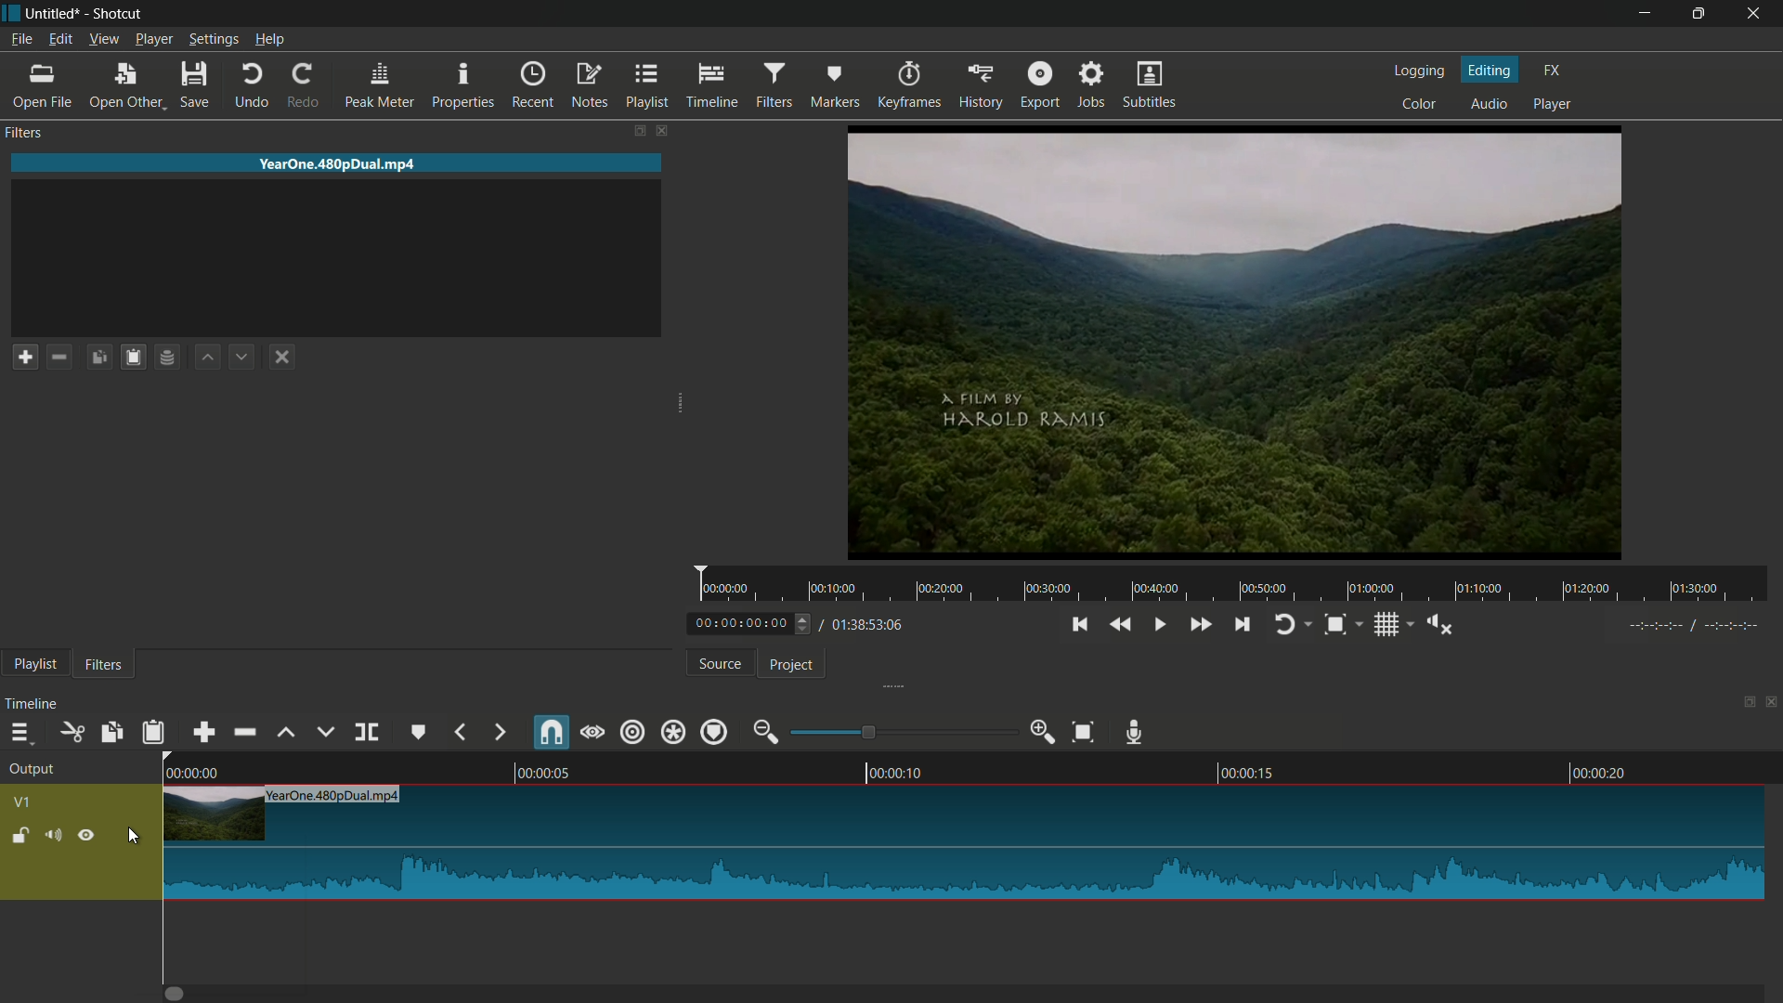  Describe the element at coordinates (1438, 622) in the screenshot. I see `show volume control` at that location.